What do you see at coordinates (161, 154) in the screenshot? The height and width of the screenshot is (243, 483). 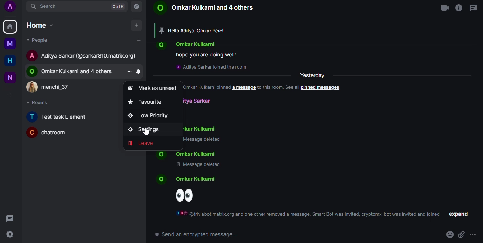 I see `o` at bounding box center [161, 154].